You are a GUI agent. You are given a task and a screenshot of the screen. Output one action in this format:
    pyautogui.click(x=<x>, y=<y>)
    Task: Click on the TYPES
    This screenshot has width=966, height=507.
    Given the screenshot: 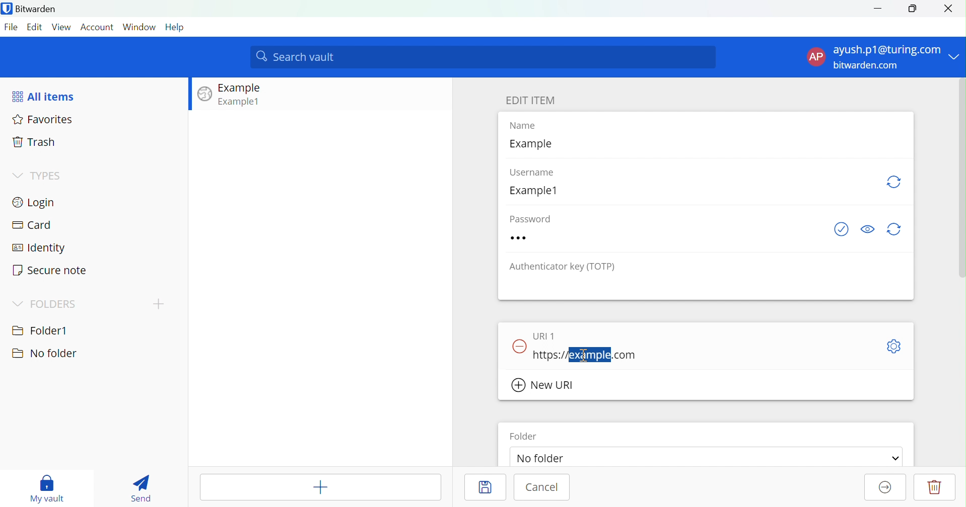 What is the action you would take?
    pyautogui.click(x=47, y=177)
    